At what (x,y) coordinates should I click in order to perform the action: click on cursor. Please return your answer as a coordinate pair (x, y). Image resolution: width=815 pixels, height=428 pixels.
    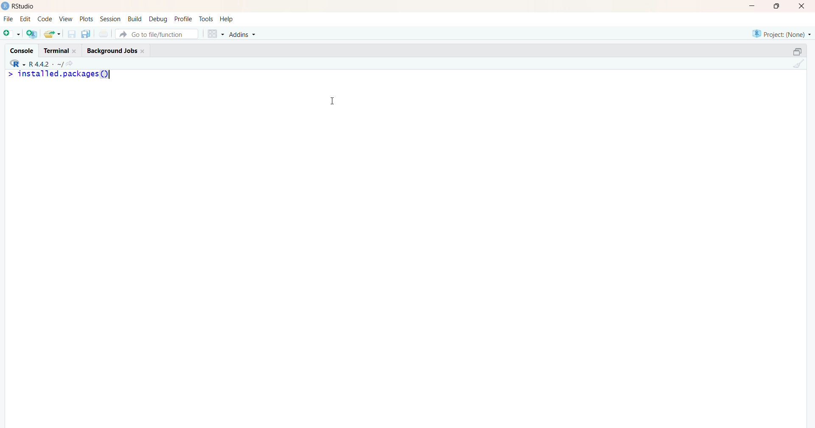
    Looking at the image, I should click on (333, 101).